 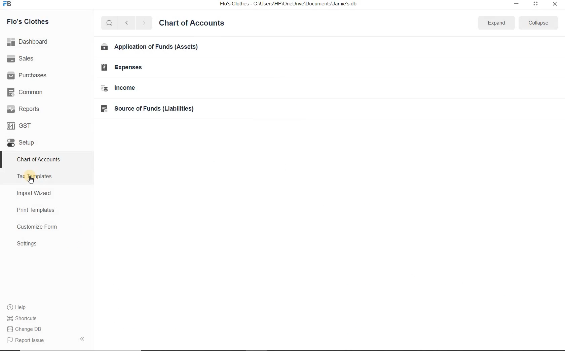 I want to click on Print Templates, so click(x=47, y=210).